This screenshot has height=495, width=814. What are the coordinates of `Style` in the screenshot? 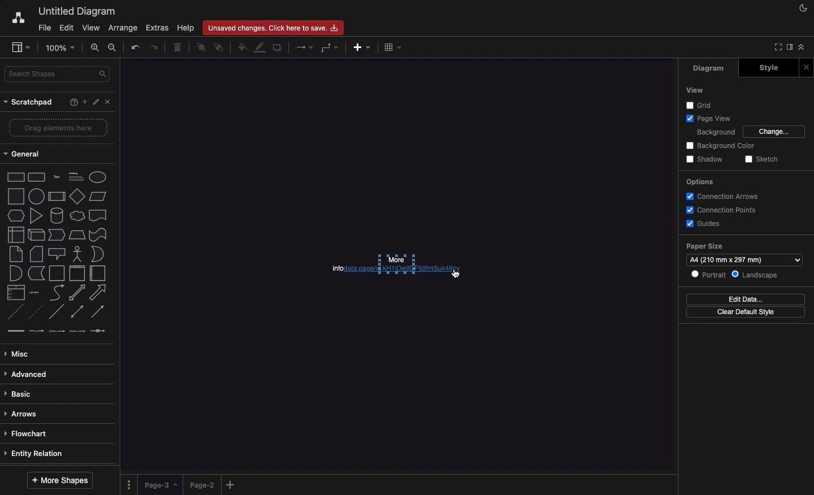 It's located at (766, 68).